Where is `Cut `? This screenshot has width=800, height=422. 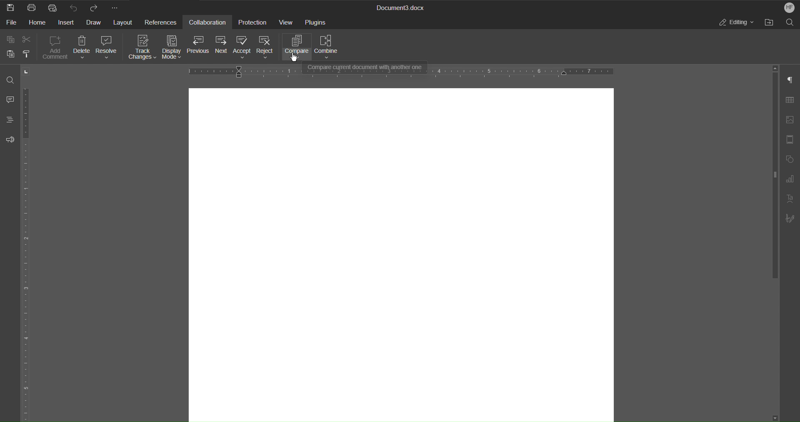
Cut  is located at coordinates (27, 40).